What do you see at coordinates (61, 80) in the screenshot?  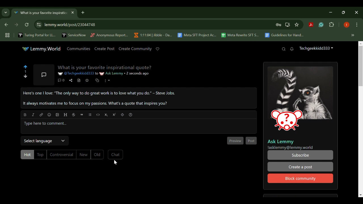 I see `Comment Counter` at bounding box center [61, 80].